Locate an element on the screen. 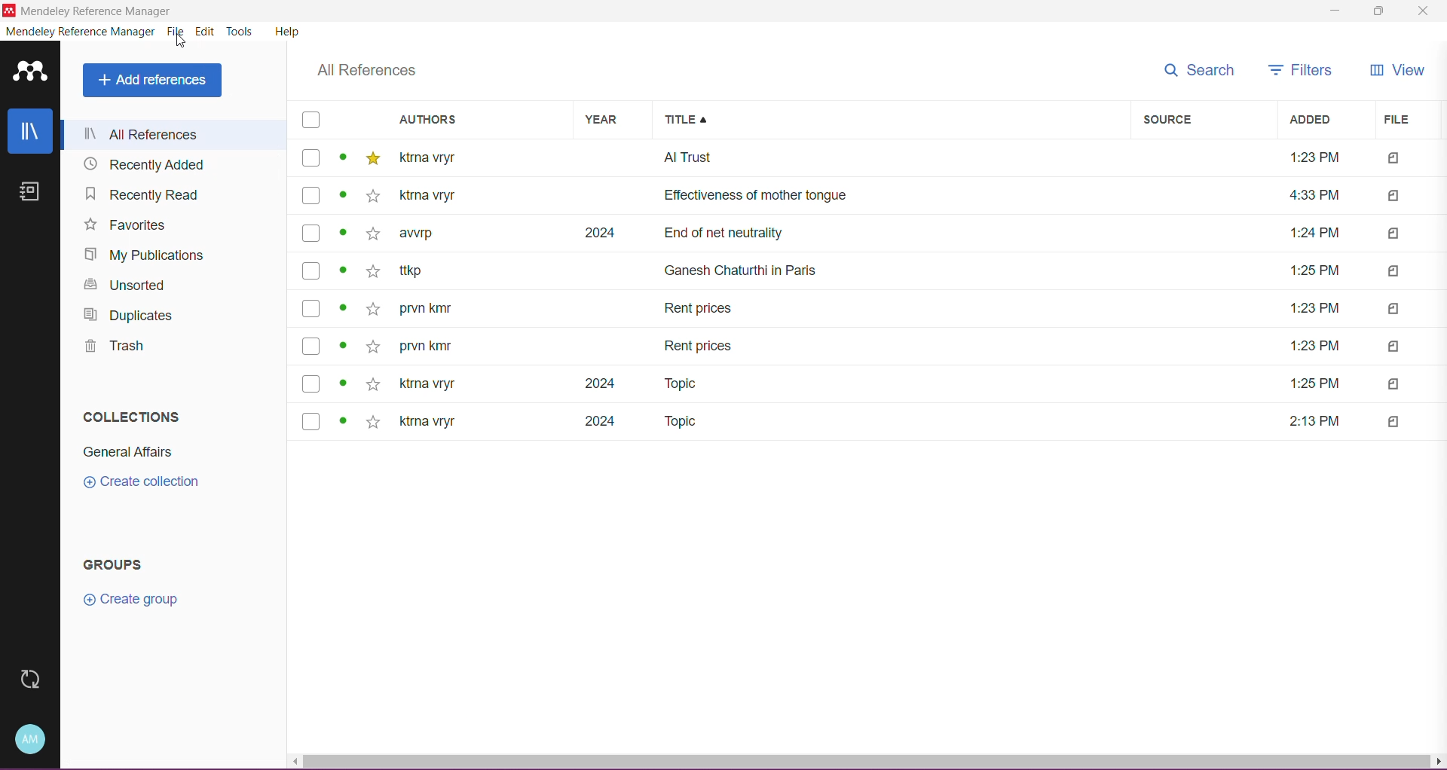  Account and Help is located at coordinates (35, 738).